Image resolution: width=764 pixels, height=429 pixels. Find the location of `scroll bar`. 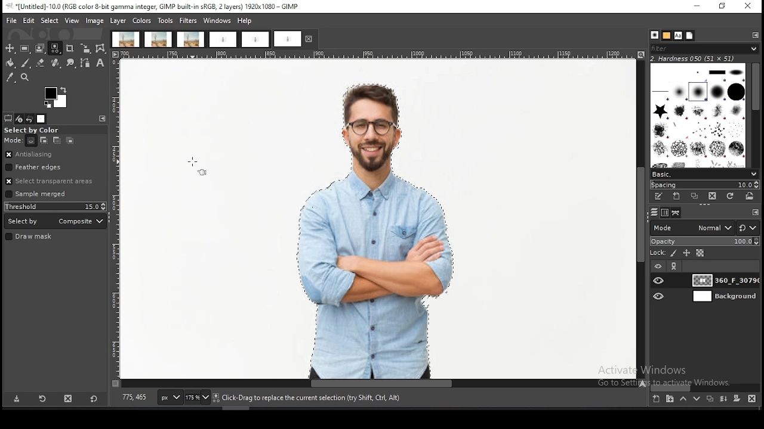

scroll bar is located at coordinates (754, 116).